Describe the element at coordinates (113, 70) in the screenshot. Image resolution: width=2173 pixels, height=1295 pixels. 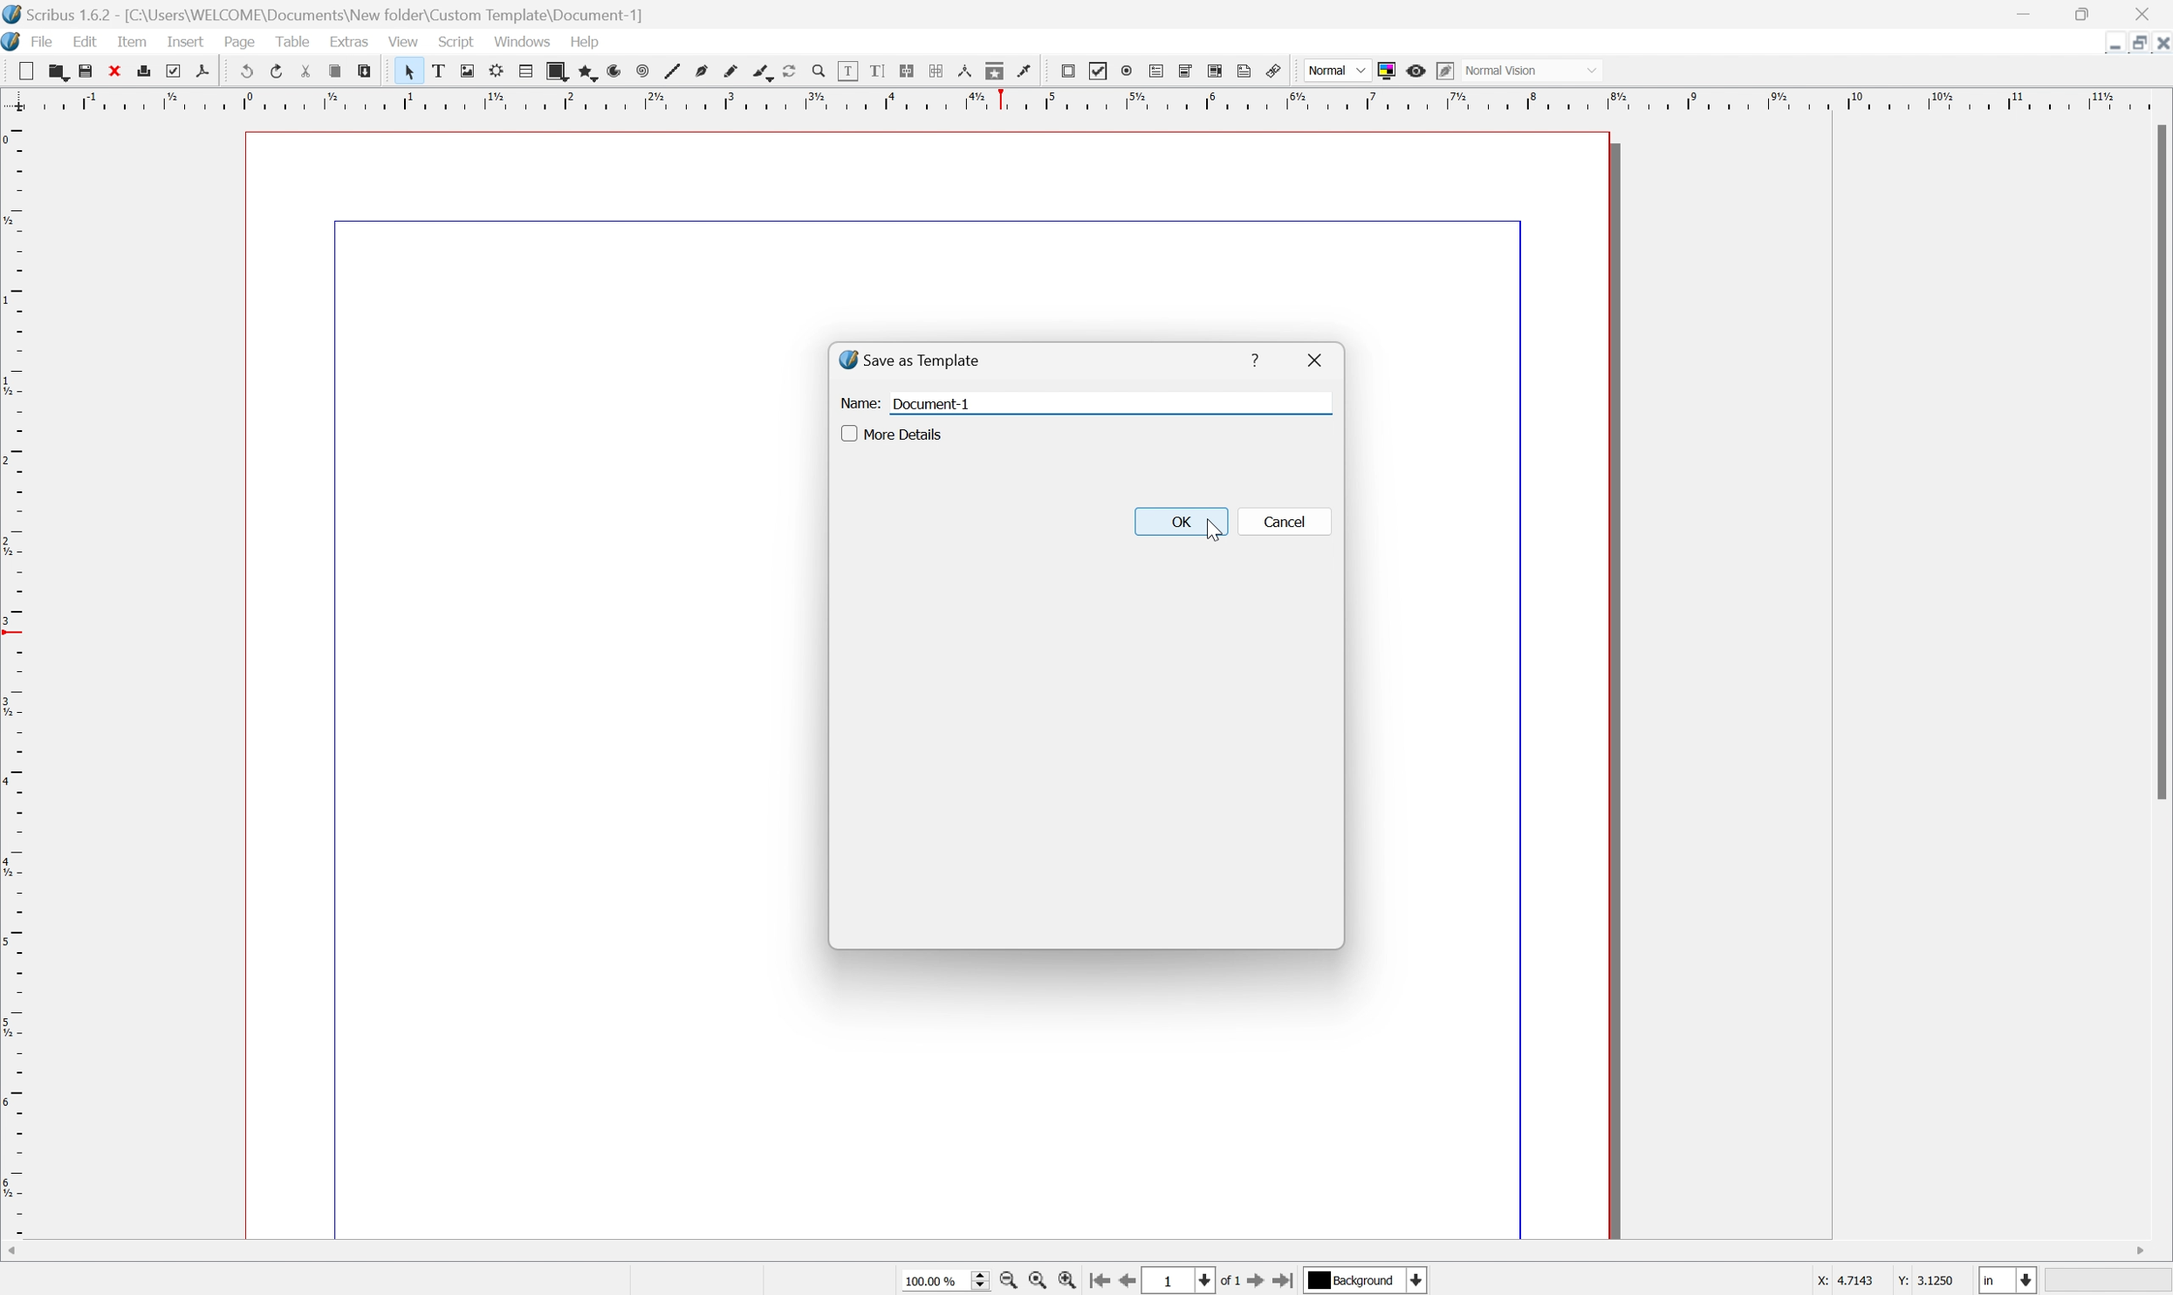
I see `close` at that location.